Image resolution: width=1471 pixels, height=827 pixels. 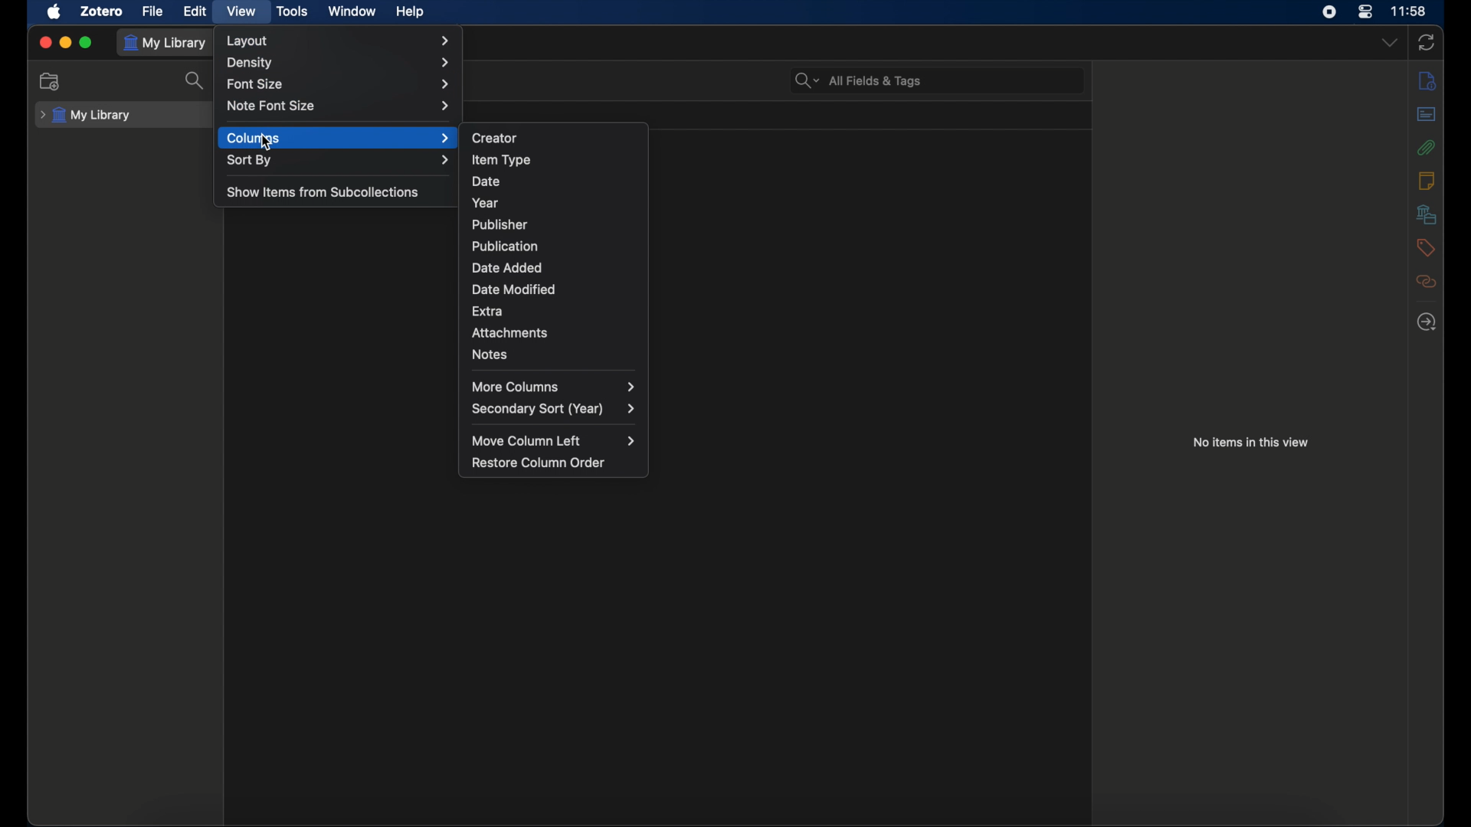 I want to click on all fields & tags, so click(x=860, y=80).